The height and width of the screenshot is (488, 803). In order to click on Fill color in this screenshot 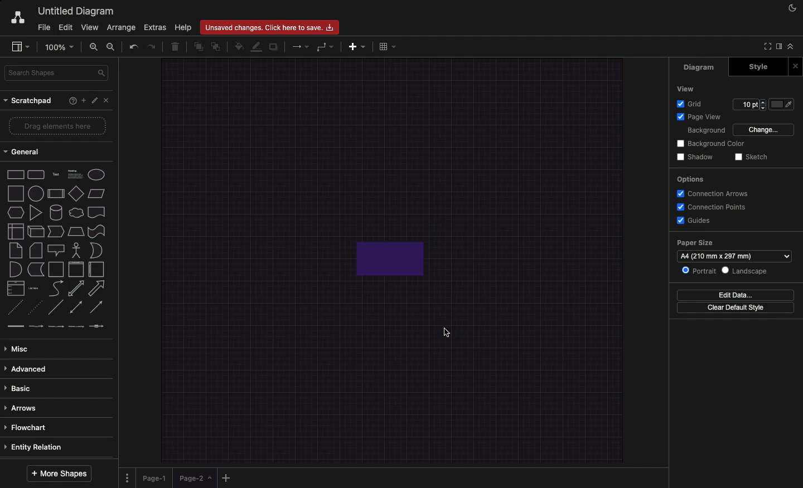, I will do `click(240, 45)`.